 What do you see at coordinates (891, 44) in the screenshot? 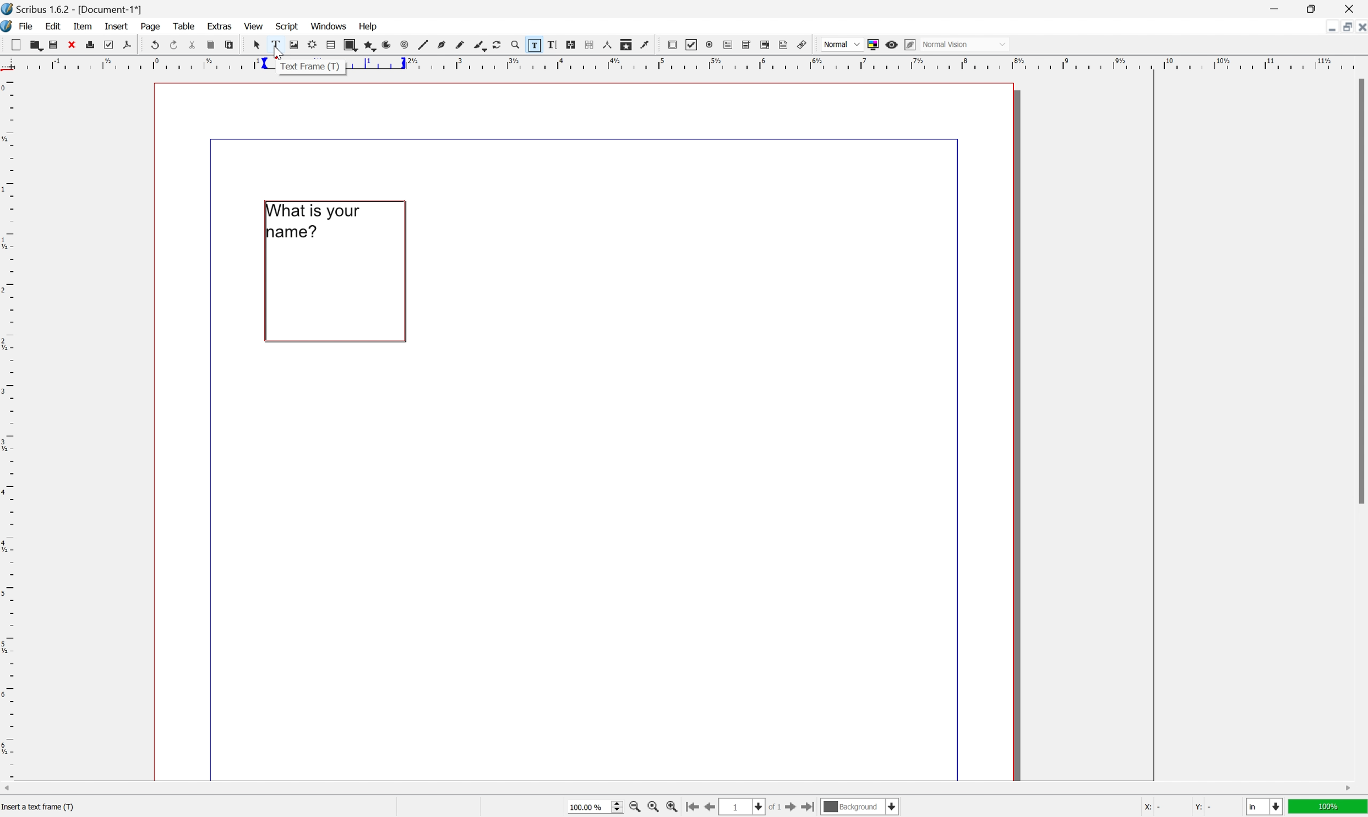
I see `preview mode` at bounding box center [891, 44].